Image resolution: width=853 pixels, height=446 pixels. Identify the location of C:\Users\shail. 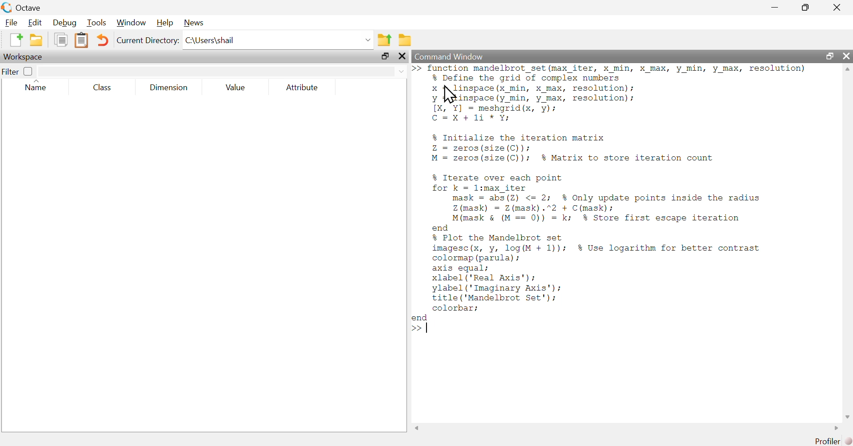
(278, 40).